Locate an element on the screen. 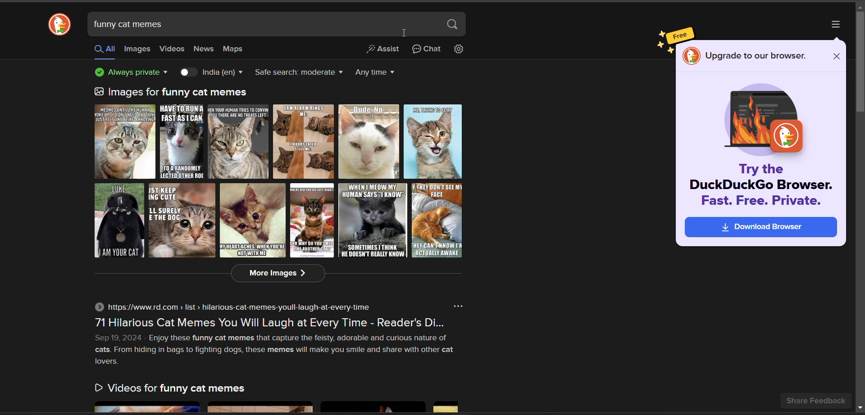 Image resolution: width=865 pixels, height=415 pixels. upgrade to our browser is located at coordinates (757, 57).